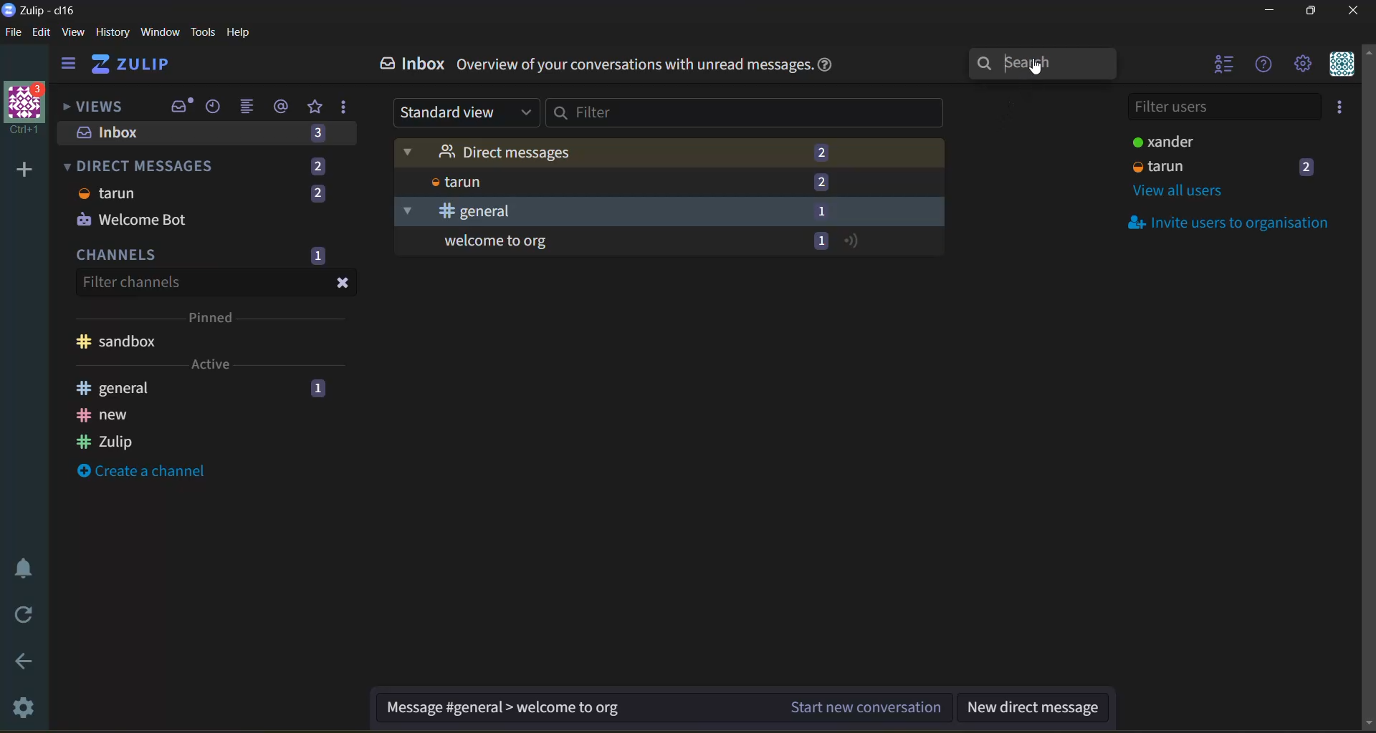 The width and height of the screenshot is (1376, 733). I want to click on standard view, so click(464, 112).